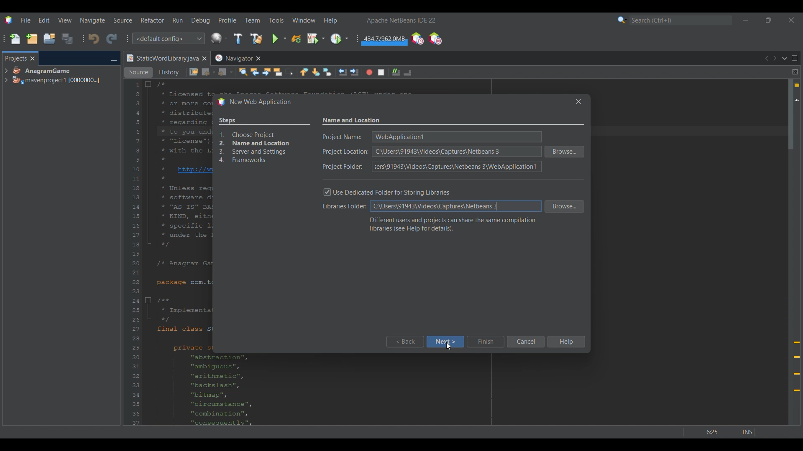 The height and width of the screenshot is (451, 803). Describe the element at coordinates (255, 72) in the screenshot. I see `Find previous occurrences` at that location.